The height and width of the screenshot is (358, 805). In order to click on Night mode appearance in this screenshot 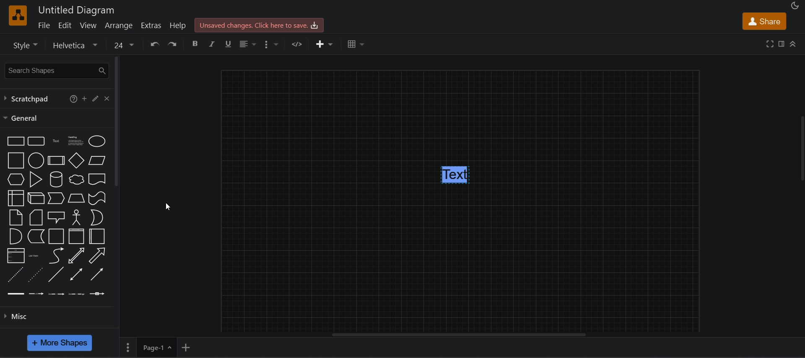, I will do `click(795, 5)`.